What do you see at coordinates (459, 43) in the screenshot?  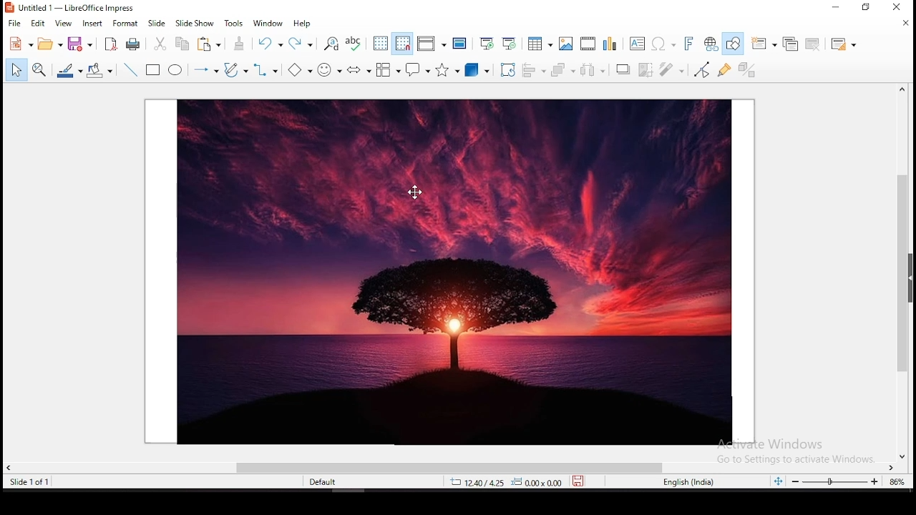 I see `master slide` at bounding box center [459, 43].